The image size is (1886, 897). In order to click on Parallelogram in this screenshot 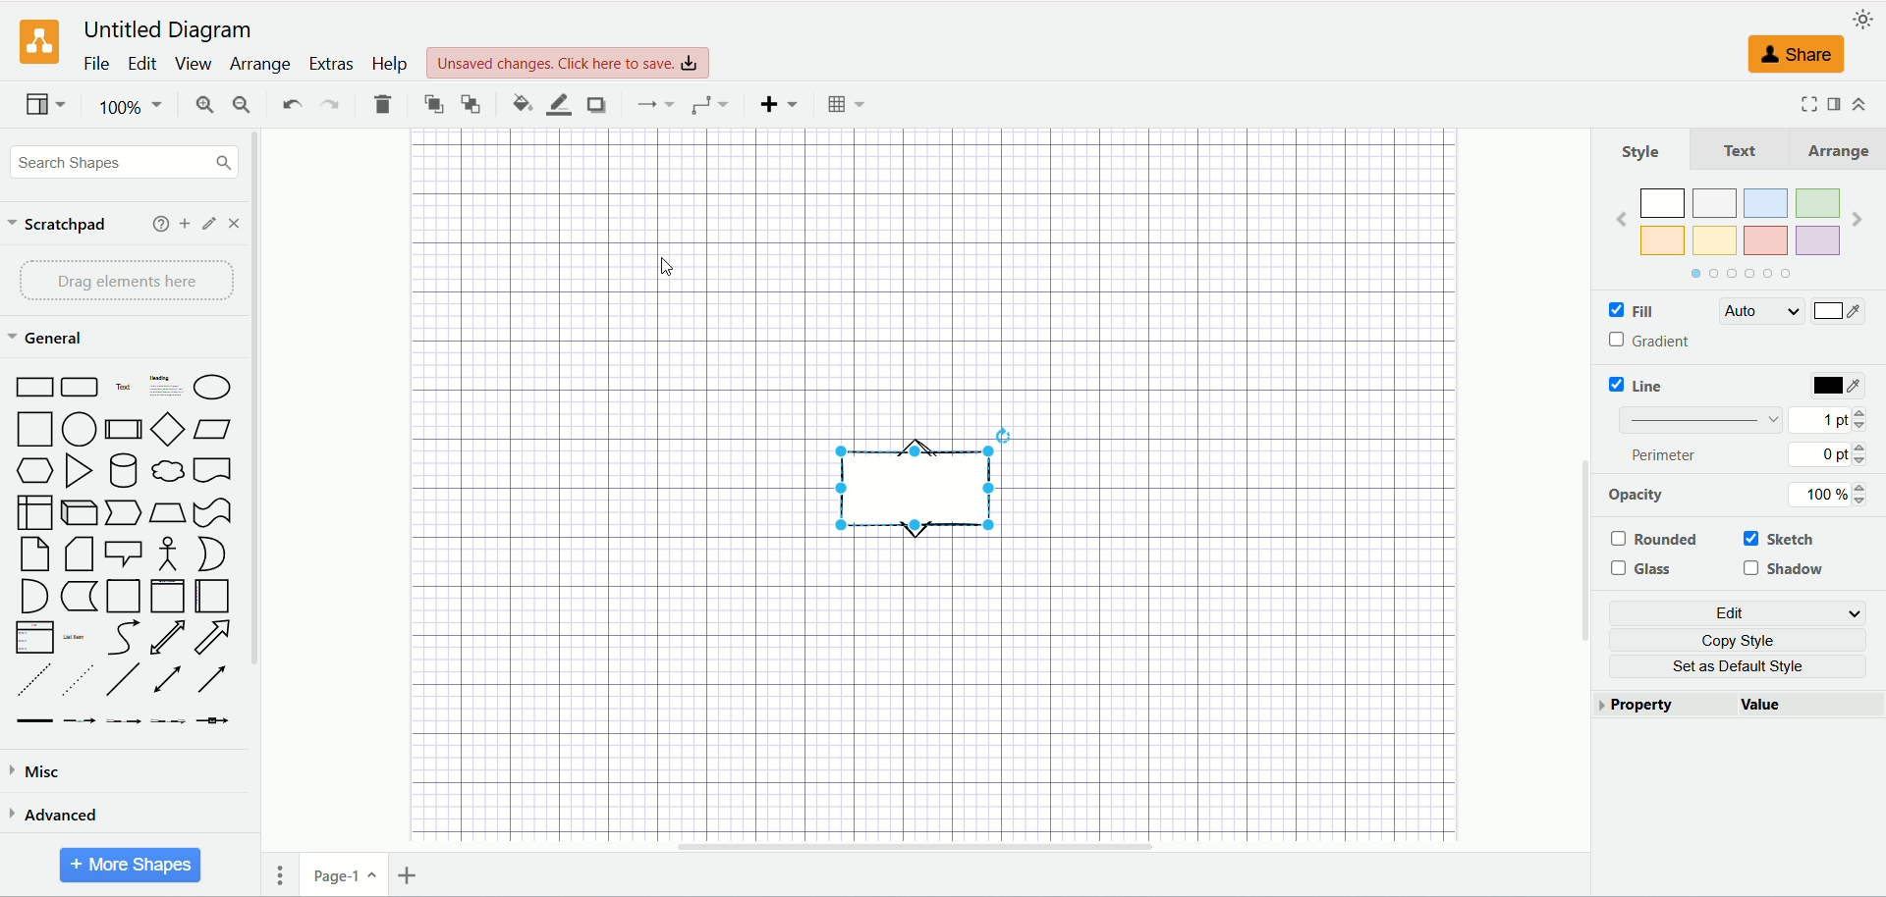, I will do `click(211, 428)`.